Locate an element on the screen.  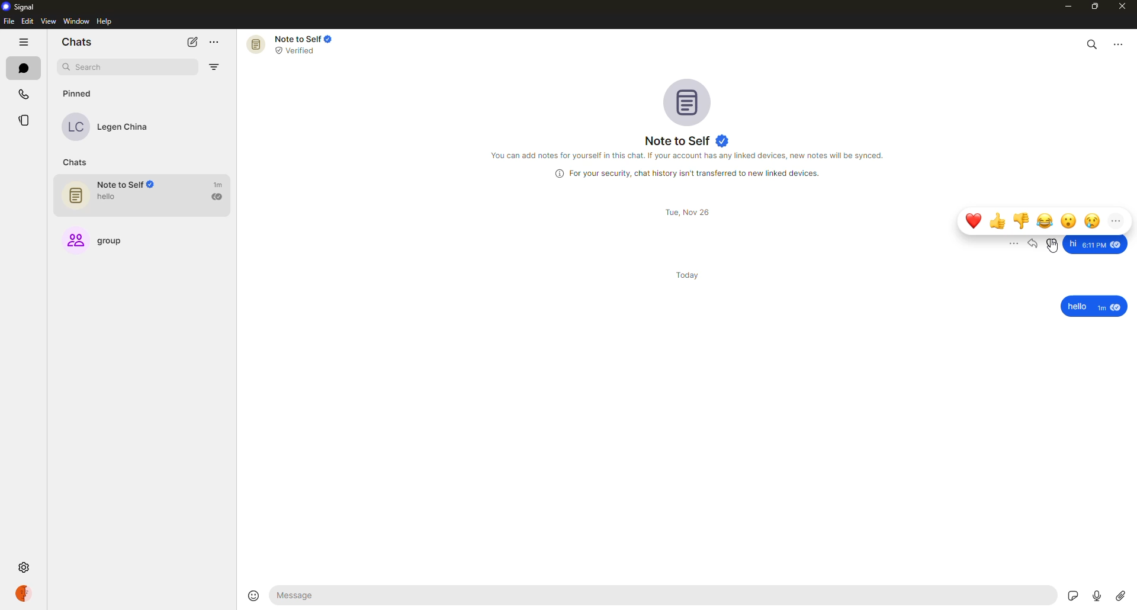
day is located at coordinates (690, 212).